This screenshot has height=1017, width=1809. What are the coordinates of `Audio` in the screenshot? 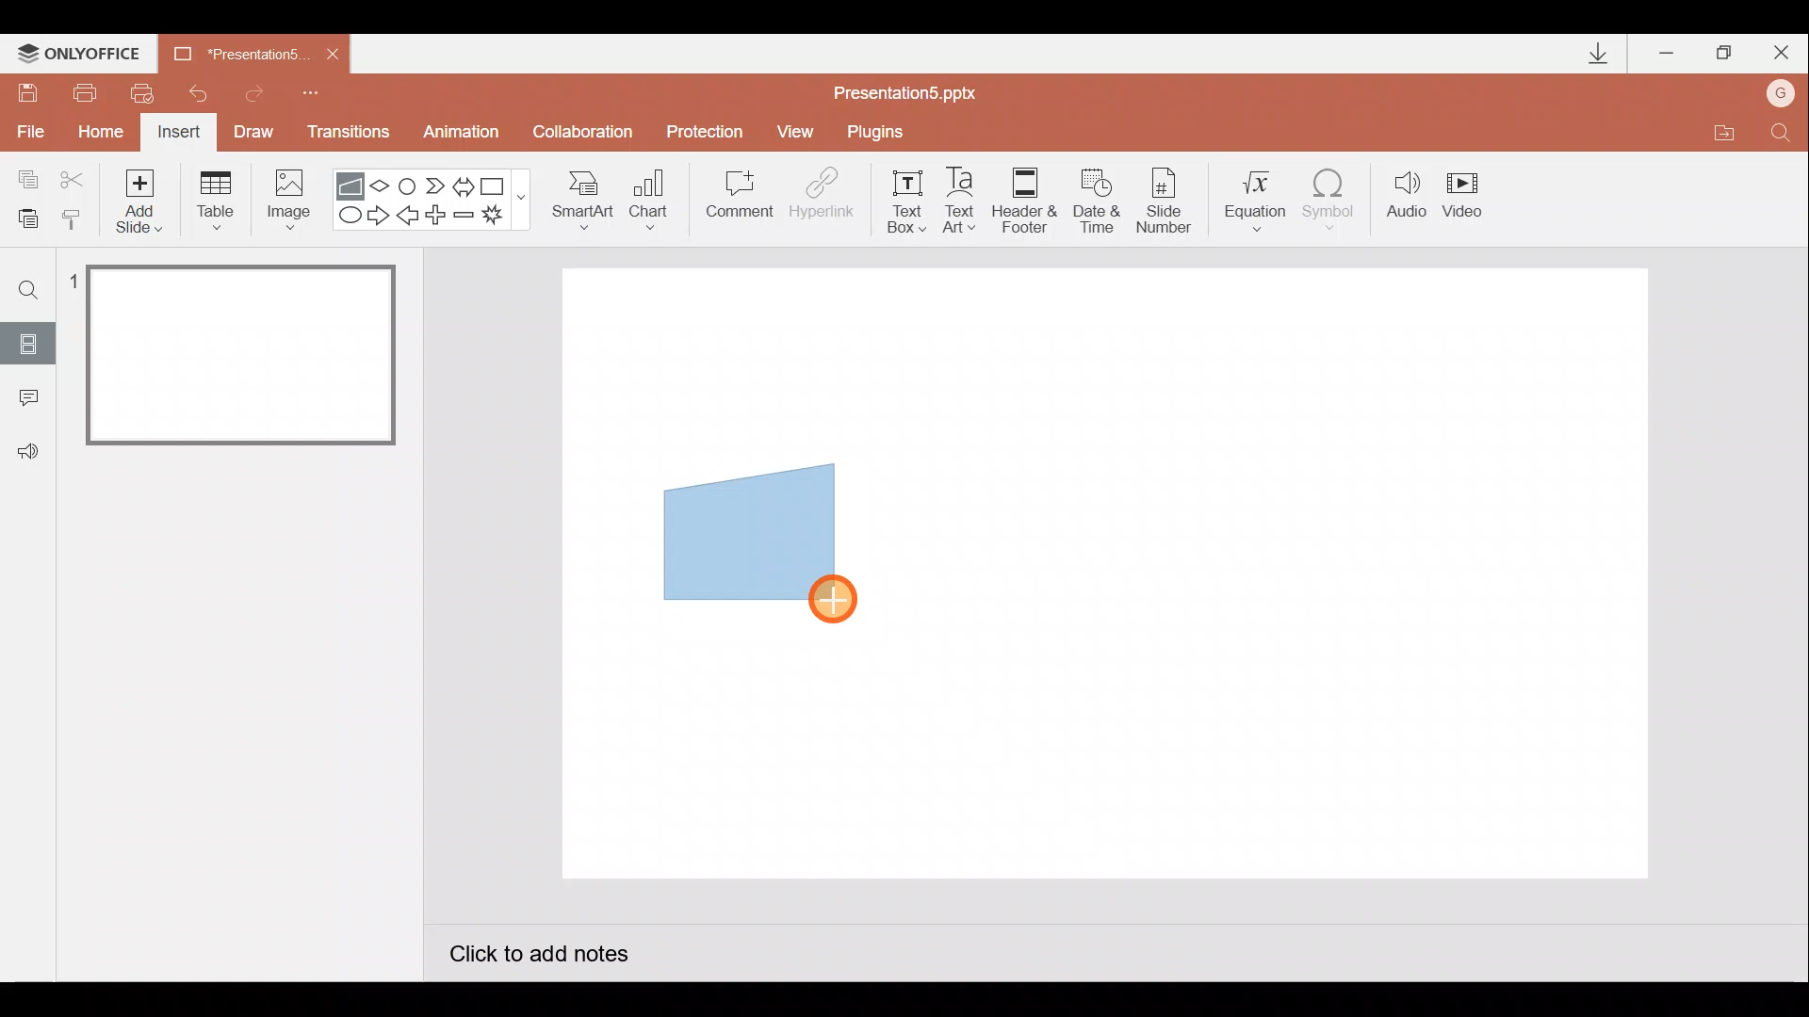 It's located at (1408, 199).